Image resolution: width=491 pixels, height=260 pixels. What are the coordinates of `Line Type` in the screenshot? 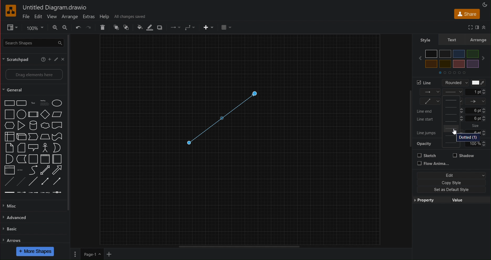 It's located at (453, 92).